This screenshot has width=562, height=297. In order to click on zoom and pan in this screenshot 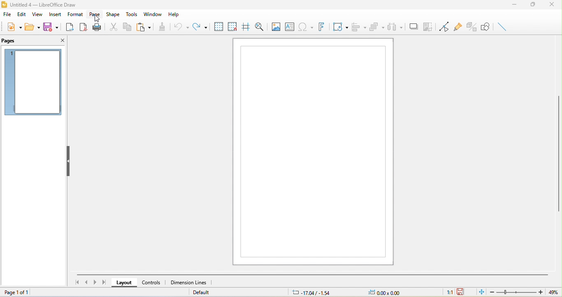, I will do `click(260, 26)`.